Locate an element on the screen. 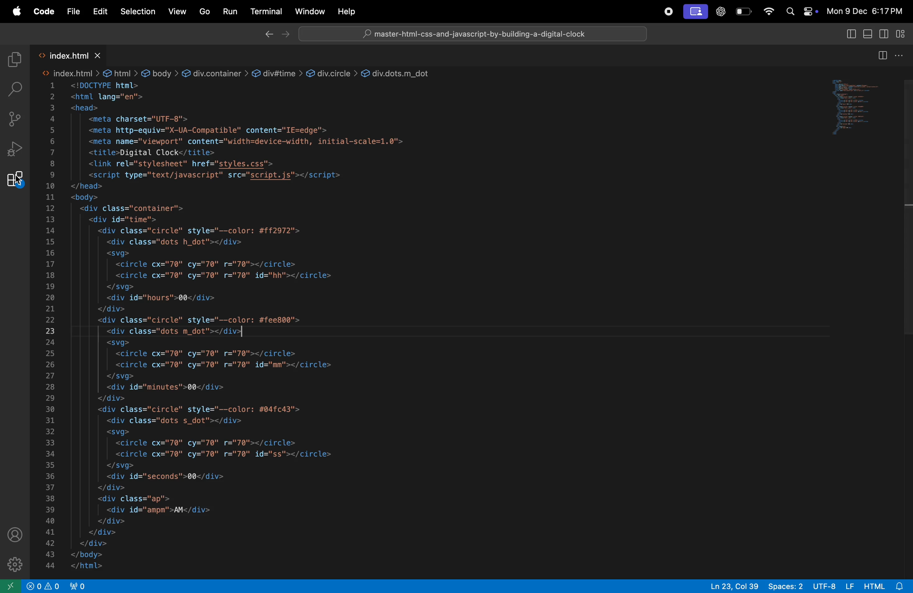 The image size is (913, 593). wifi is located at coordinates (767, 12).